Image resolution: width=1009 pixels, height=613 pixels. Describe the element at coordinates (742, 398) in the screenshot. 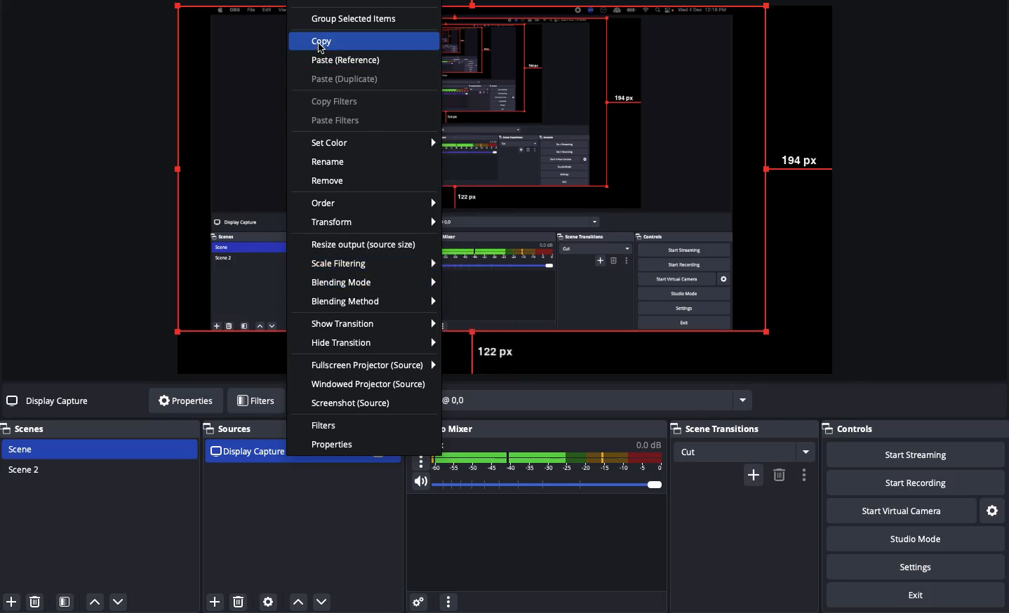

I see `more options` at that location.